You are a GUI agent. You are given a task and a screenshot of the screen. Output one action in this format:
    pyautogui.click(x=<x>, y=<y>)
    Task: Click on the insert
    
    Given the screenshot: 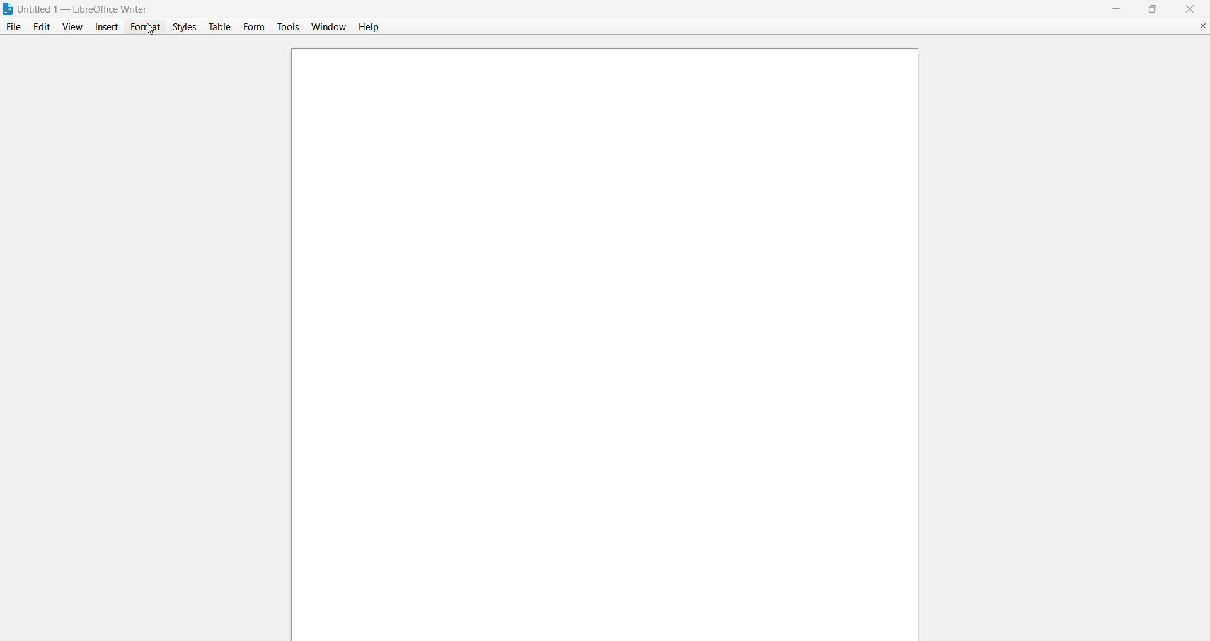 What is the action you would take?
    pyautogui.click(x=105, y=26)
    